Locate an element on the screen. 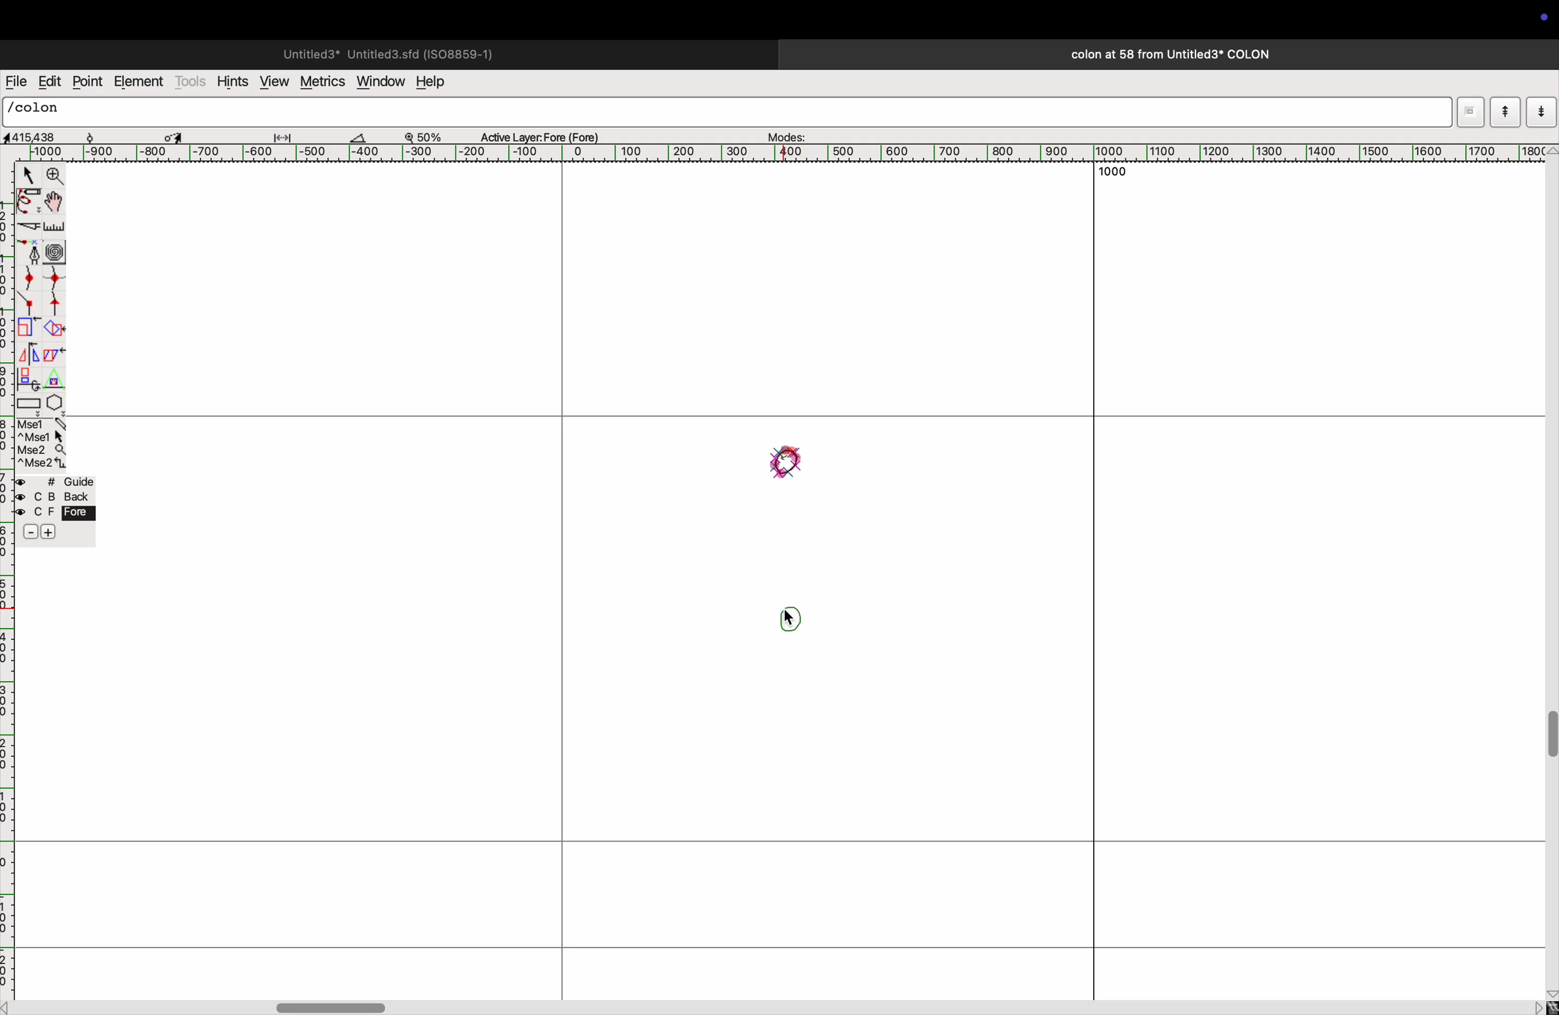 The width and height of the screenshot is (1559, 1015). mode up is located at coordinates (1504, 112).